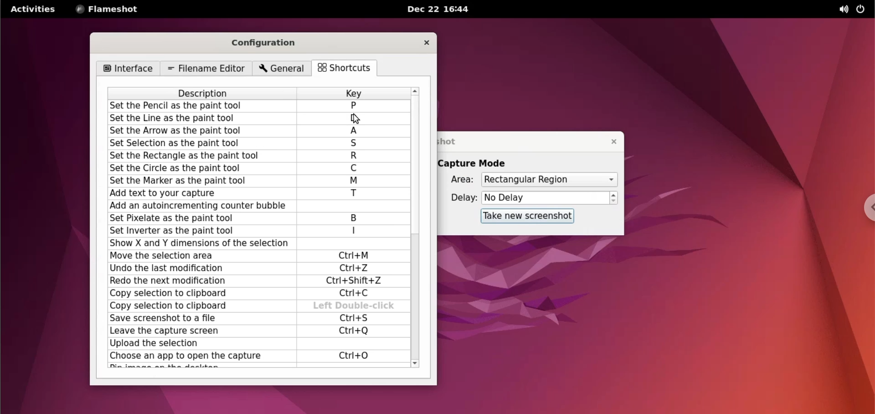 The height and width of the screenshot is (414, 875). What do you see at coordinates (355, 231) in the screenshot?
I see `I ` at bounding box center [355, 231].